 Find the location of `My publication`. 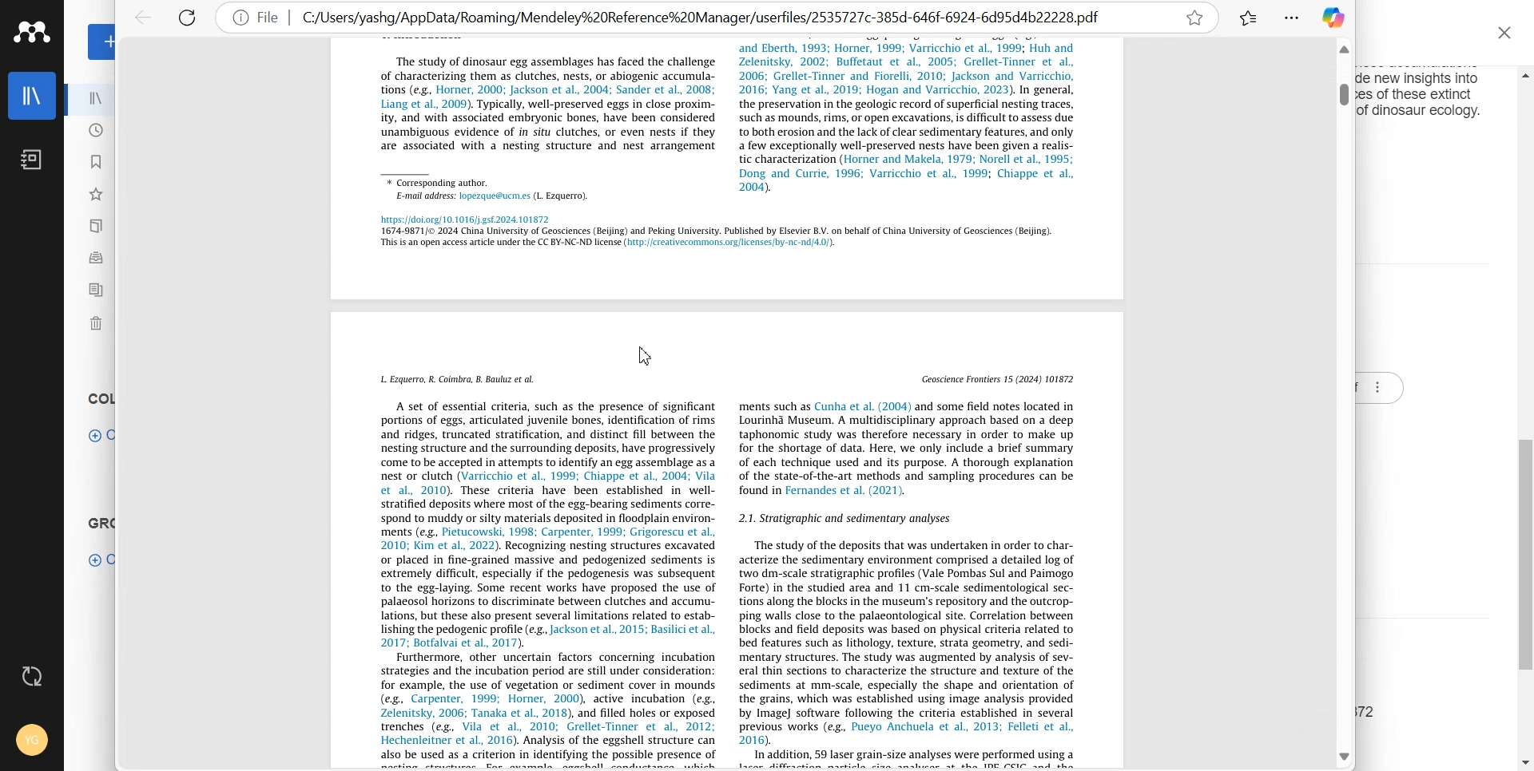

My publication is located at coordinates (96, 228).